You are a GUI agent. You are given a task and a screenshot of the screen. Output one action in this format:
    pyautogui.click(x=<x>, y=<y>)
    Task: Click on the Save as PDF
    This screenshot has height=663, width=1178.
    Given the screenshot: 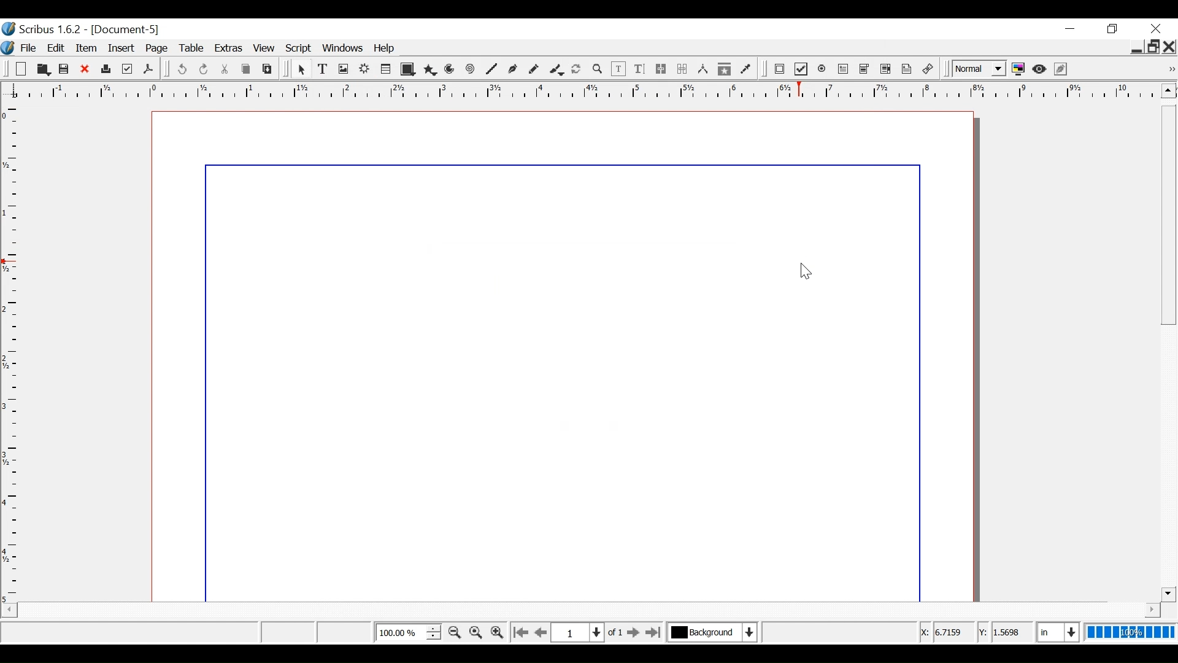 What is the action you would take?
    pyautogui.click(x=148, y=69)
    